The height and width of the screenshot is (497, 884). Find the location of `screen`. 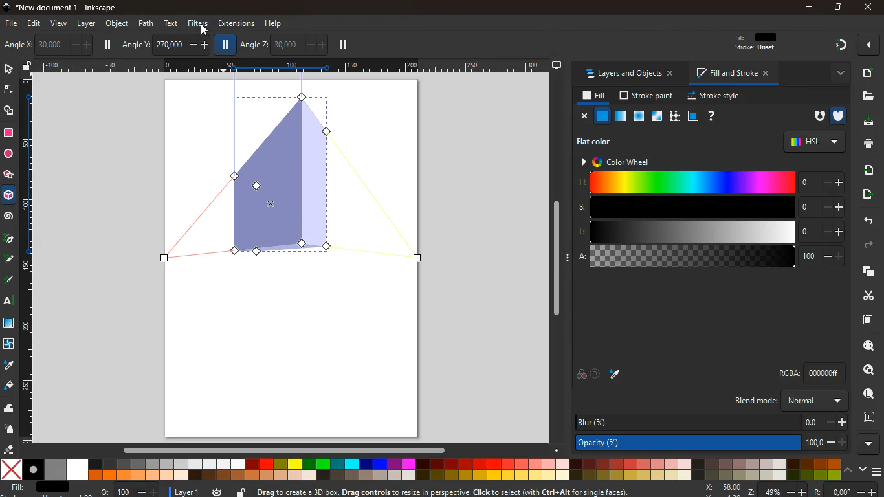

screen is located at coordinates (10, 325).